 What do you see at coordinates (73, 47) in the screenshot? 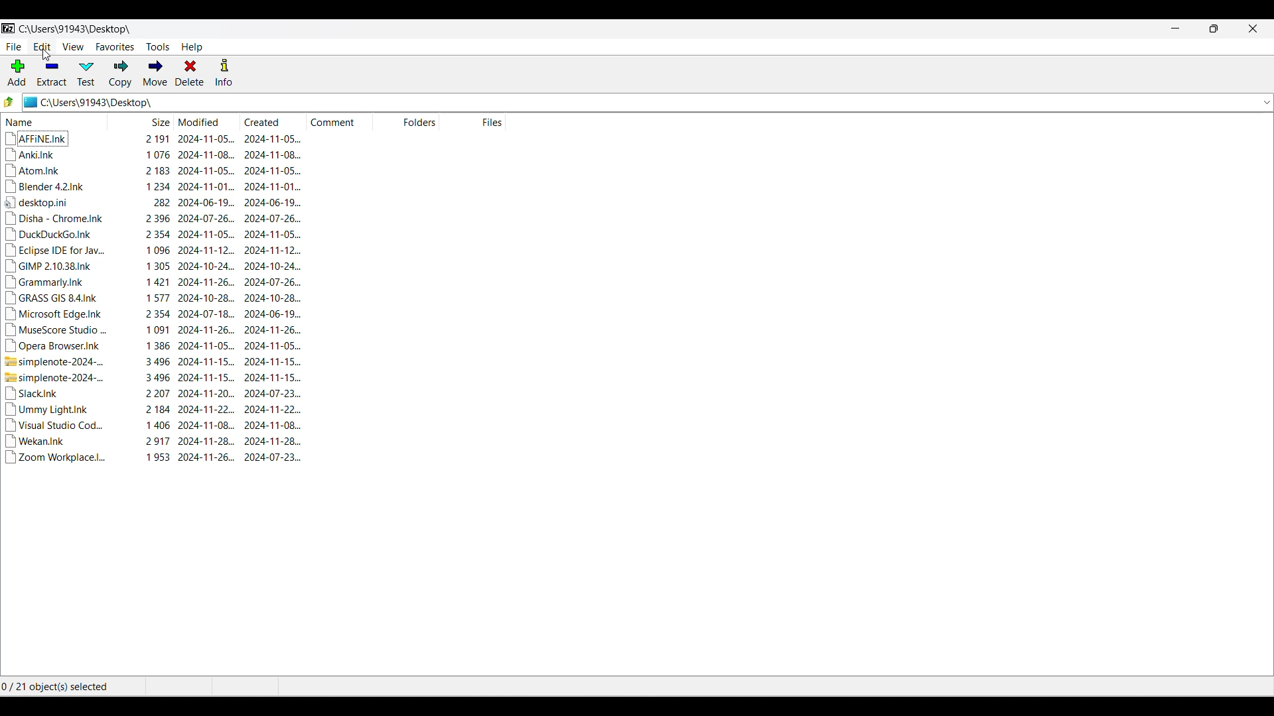
I see `View menu` at bounding box center [73, 47].